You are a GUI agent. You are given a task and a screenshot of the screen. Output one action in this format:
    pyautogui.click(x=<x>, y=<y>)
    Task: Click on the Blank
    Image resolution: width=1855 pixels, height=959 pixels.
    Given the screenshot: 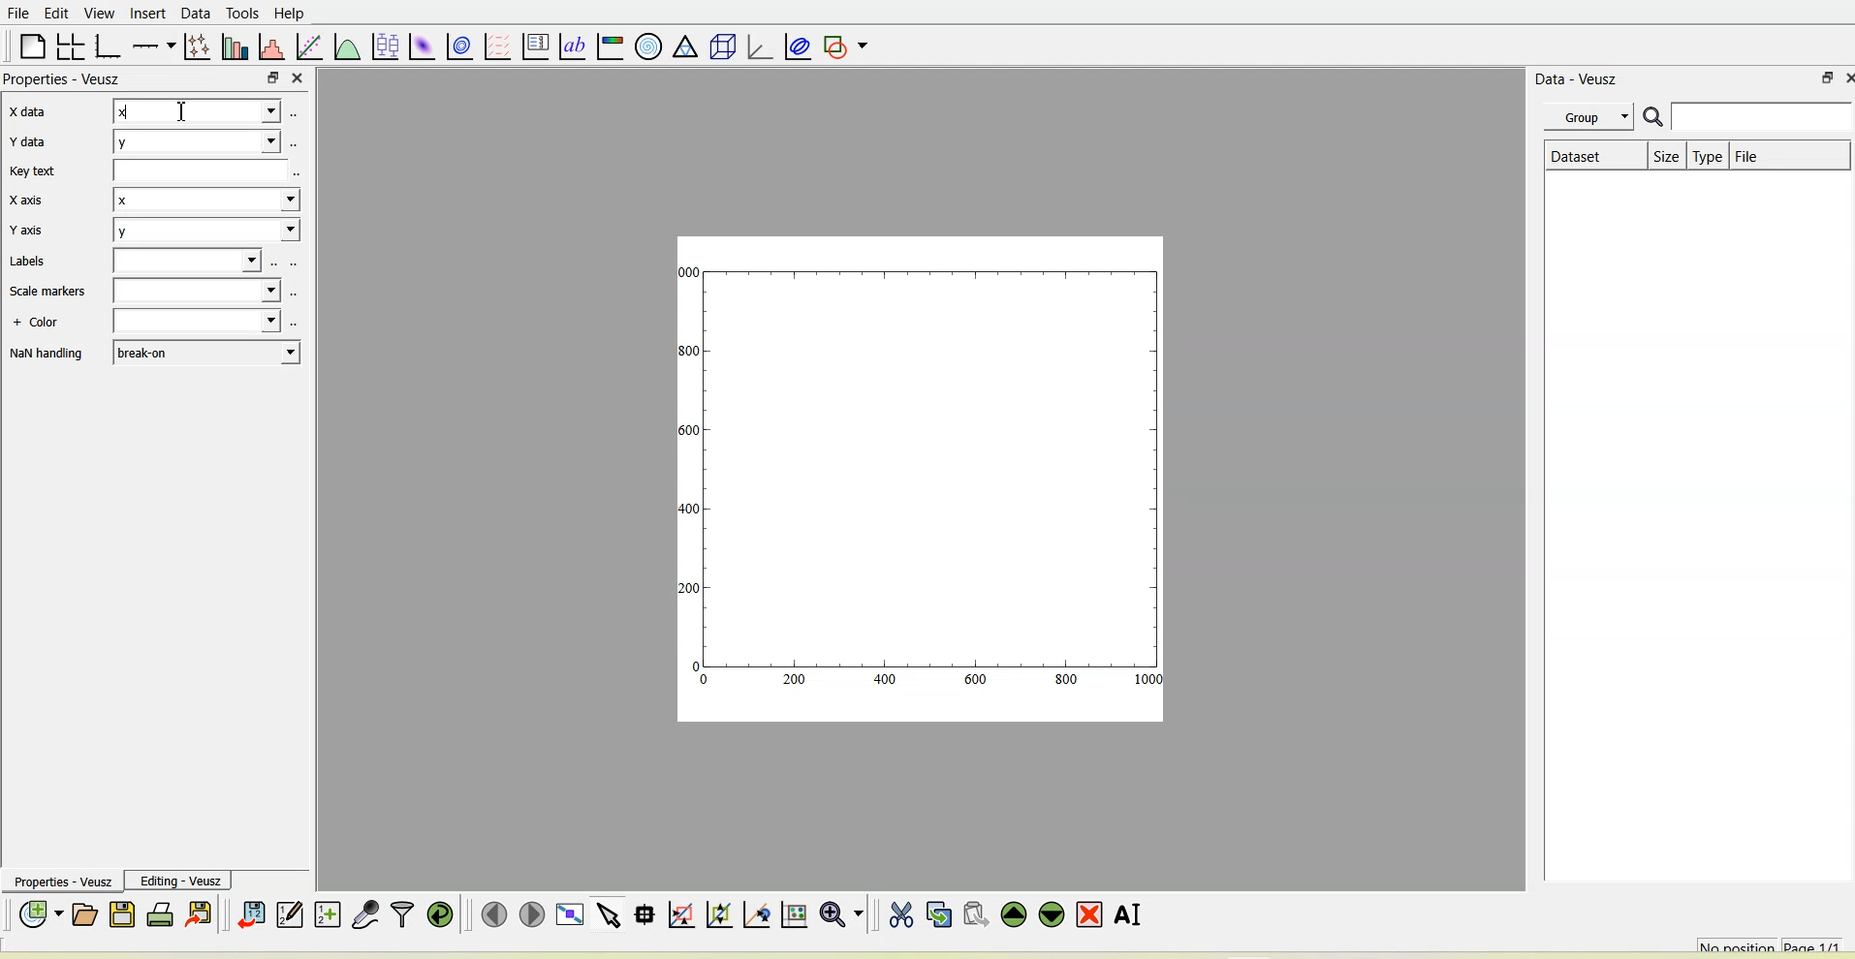 What is the action you would take?
    pyautogui.click(x=194, y=290)
    